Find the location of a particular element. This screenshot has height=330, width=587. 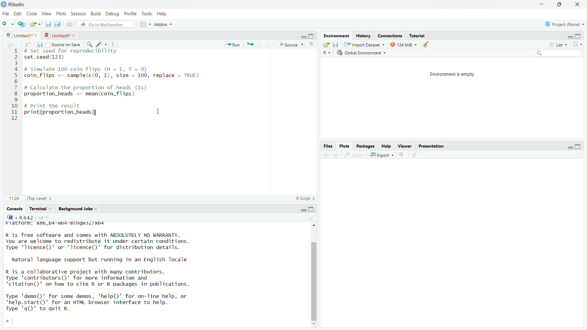

select language is located at coordinates (327, 53).